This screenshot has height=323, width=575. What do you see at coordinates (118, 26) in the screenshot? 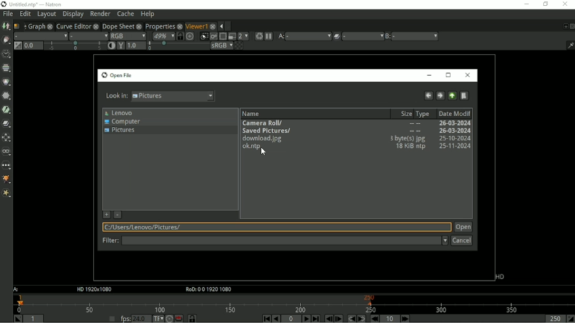
I see `Dope Sheet` at bounding box center [118, 26].